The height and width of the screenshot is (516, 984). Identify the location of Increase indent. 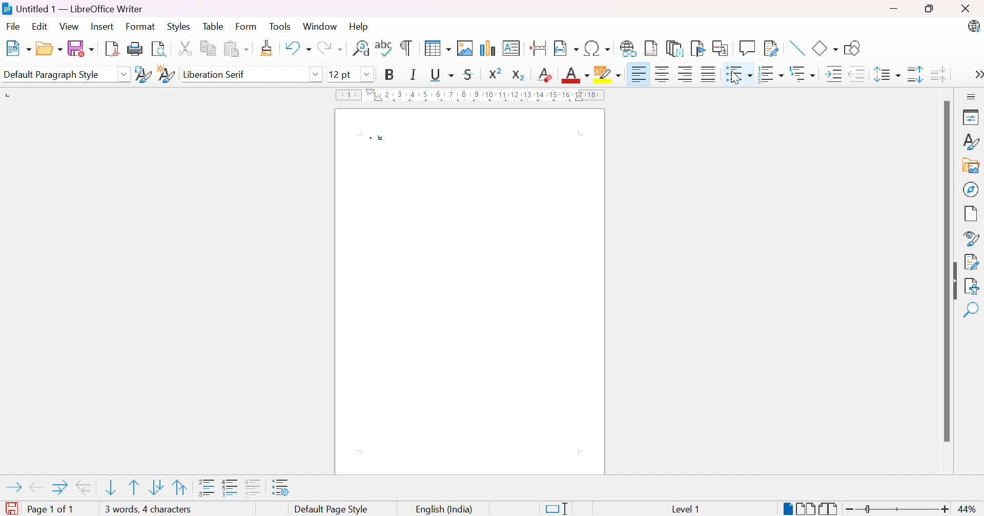
(835, 73).